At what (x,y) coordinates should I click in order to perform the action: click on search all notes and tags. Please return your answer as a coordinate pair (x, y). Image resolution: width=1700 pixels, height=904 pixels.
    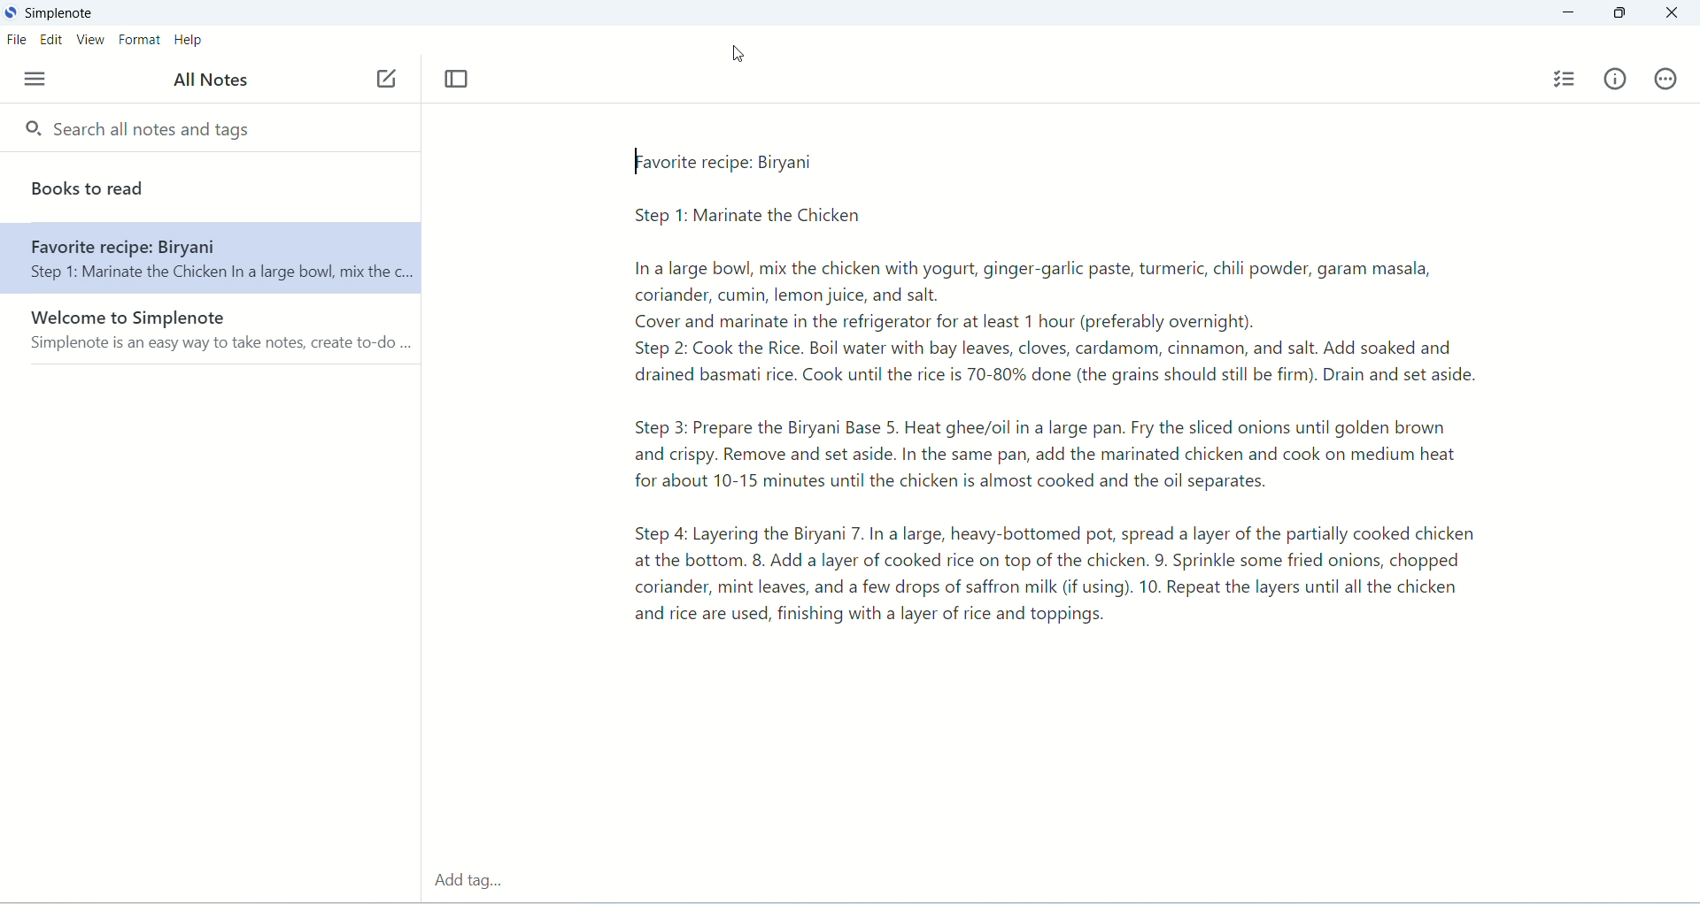
    Looking at the image, I should click on (143, 130).